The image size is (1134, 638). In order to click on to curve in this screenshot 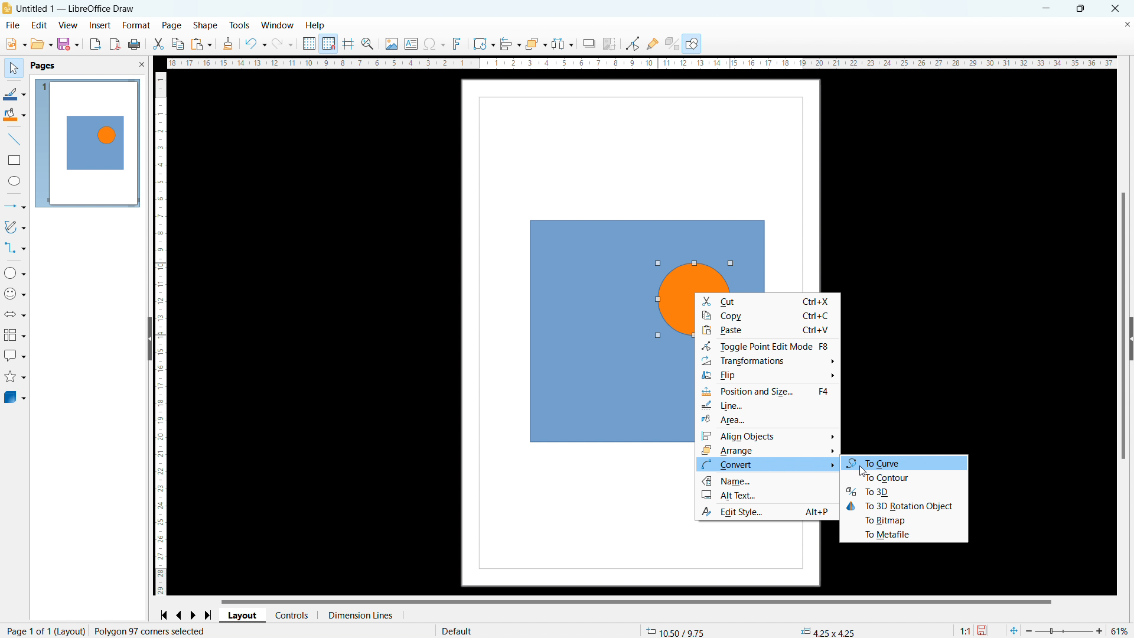, I will do `click(902, 463)`.